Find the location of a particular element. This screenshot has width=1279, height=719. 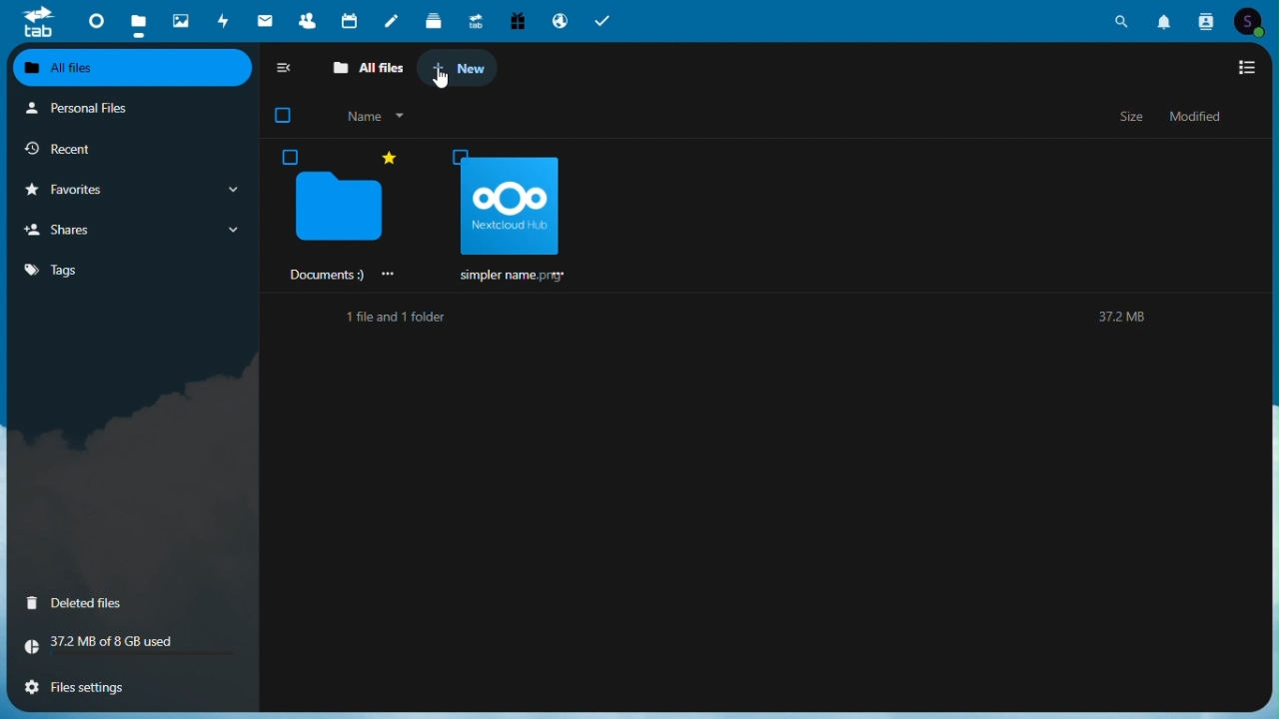

Calendar is located at coordinates (352, 19).